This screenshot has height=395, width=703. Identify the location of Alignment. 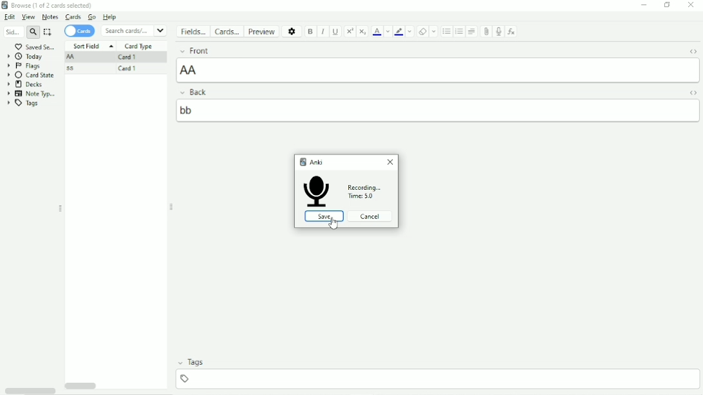
(473, 32).